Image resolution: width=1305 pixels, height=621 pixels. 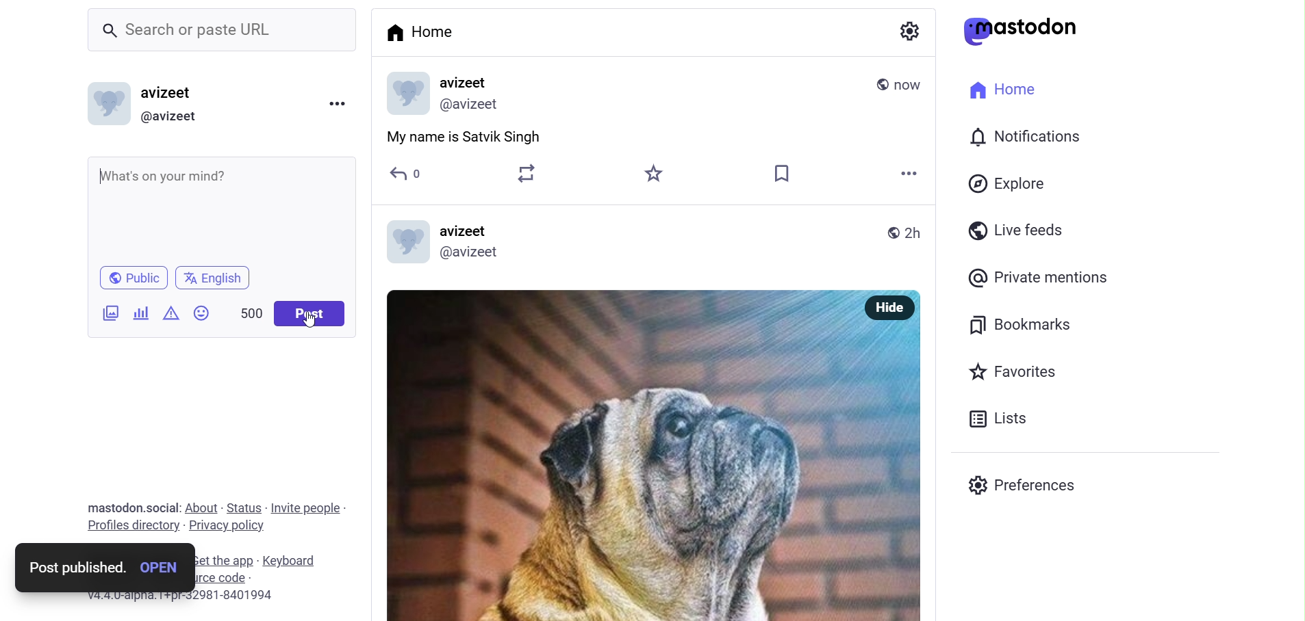 I want to click on Private mentions, so click(x=1056, y=280).